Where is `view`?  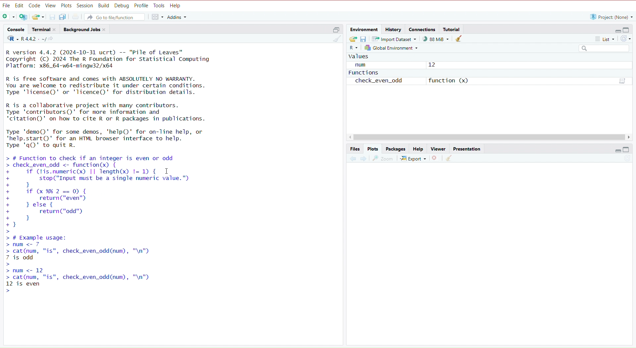
view is located at coordinates (438, 149).